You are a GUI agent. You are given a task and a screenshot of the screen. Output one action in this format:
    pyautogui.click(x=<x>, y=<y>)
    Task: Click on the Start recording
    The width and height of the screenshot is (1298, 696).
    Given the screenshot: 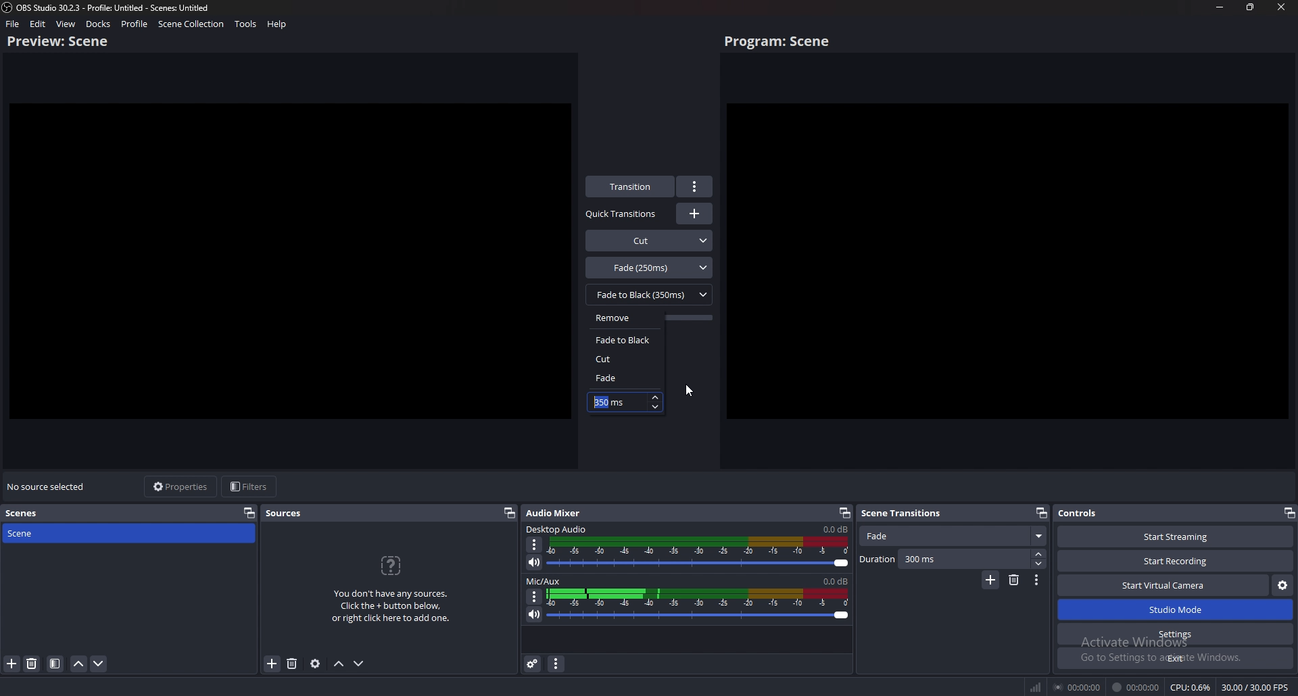 What is the action you would take?
    pyautogui.click(x=1176, y=561)
    